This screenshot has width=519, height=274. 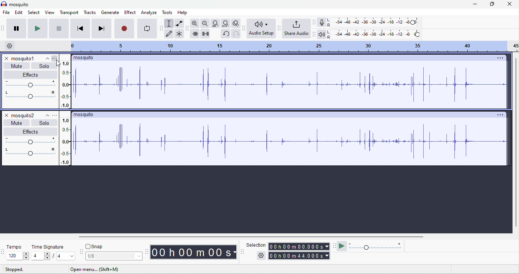 What do you see at coordinates (256, 244) in the screenshot?
I see `selection` at bounding box center [256, 244].